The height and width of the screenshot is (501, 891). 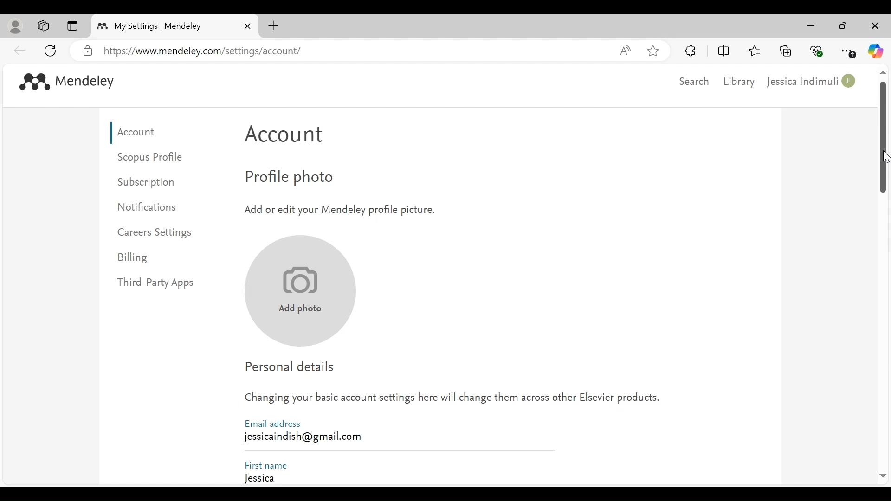 I want to click on Close, so click(x=247, y=26).